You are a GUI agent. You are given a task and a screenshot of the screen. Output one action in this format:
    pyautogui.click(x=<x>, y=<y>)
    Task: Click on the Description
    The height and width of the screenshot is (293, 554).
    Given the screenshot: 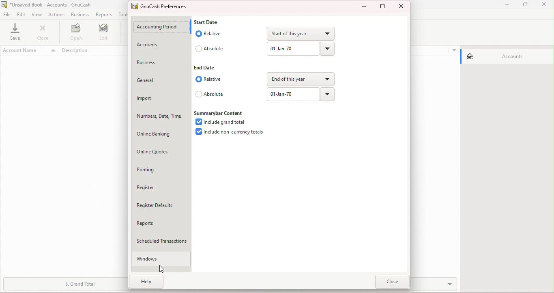 What is the action you would take?
    pyautogui.click(x=94, y=51)
    